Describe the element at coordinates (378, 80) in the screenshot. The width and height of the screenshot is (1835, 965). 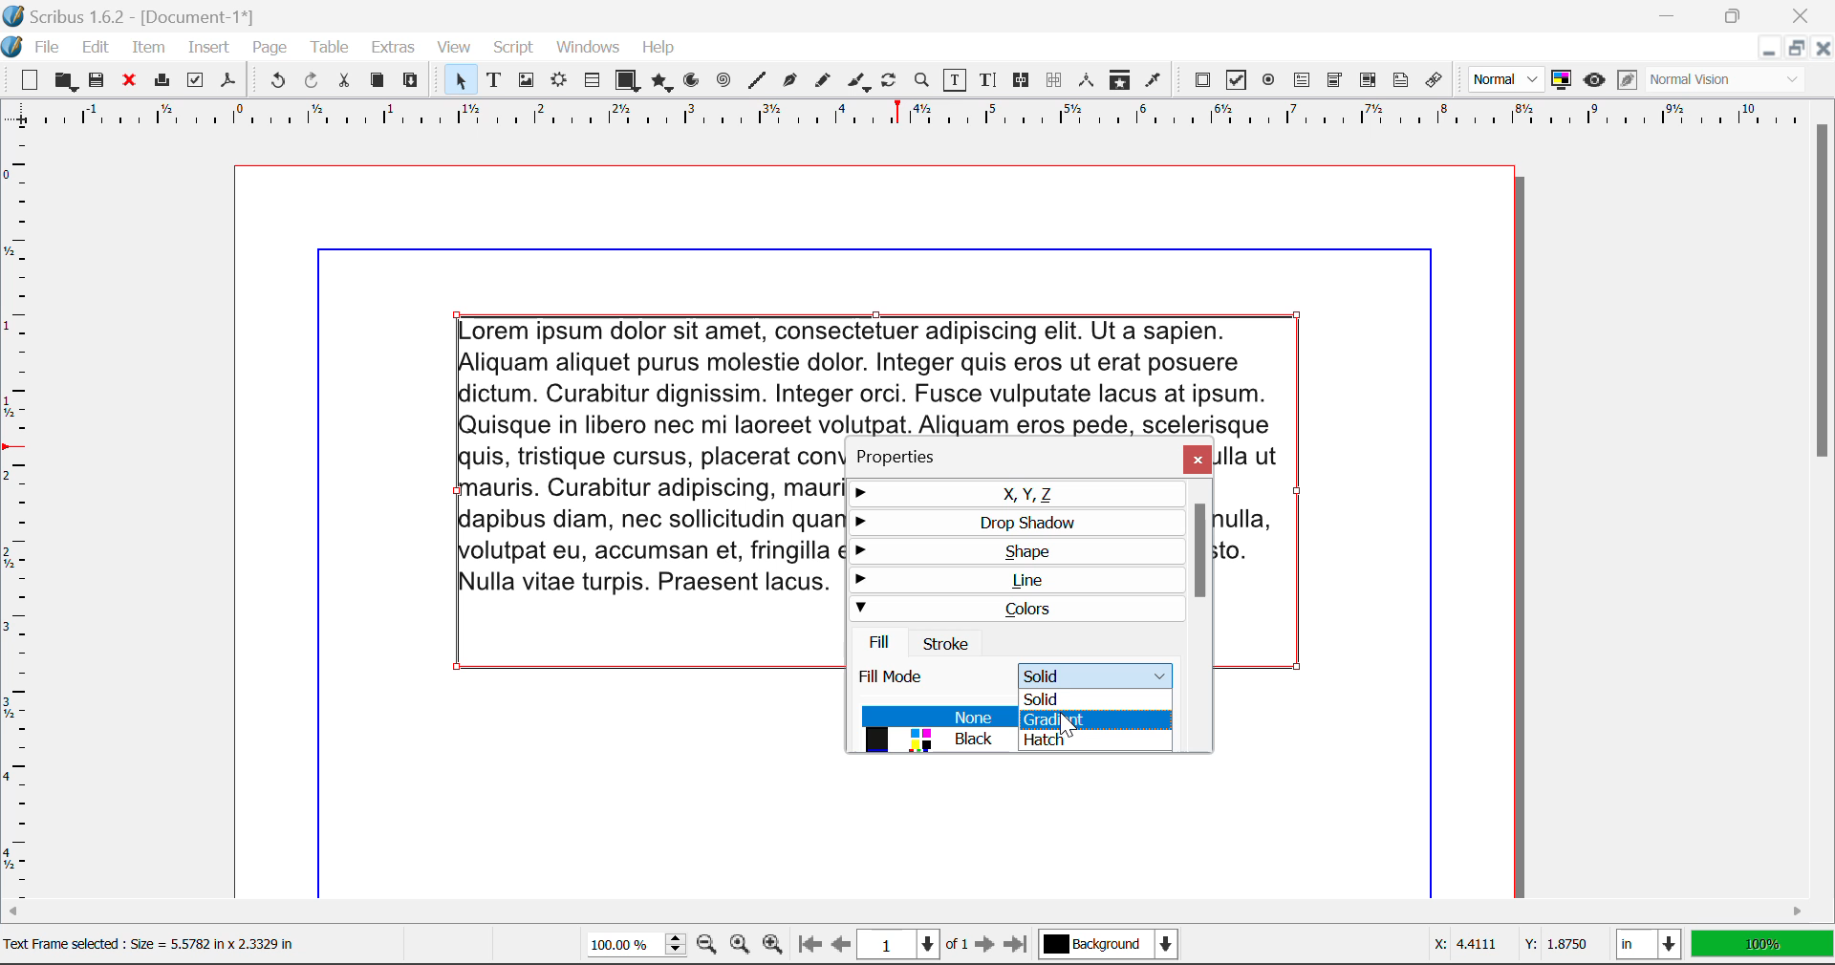
I see `Copy` at that location.